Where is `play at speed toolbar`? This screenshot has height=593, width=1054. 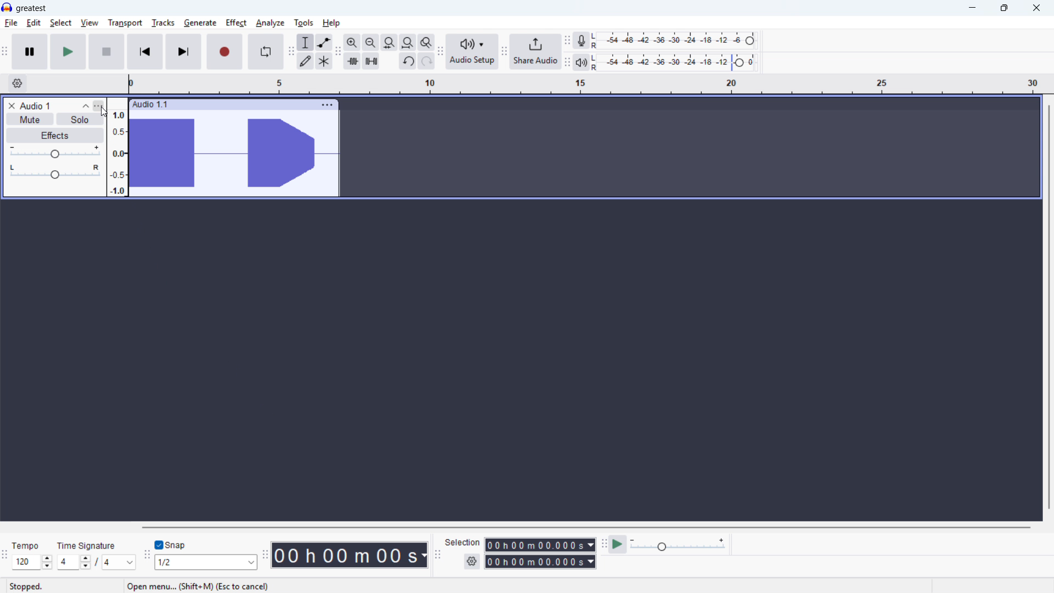
play at speed toolbar is located at coordinates (604, 544).